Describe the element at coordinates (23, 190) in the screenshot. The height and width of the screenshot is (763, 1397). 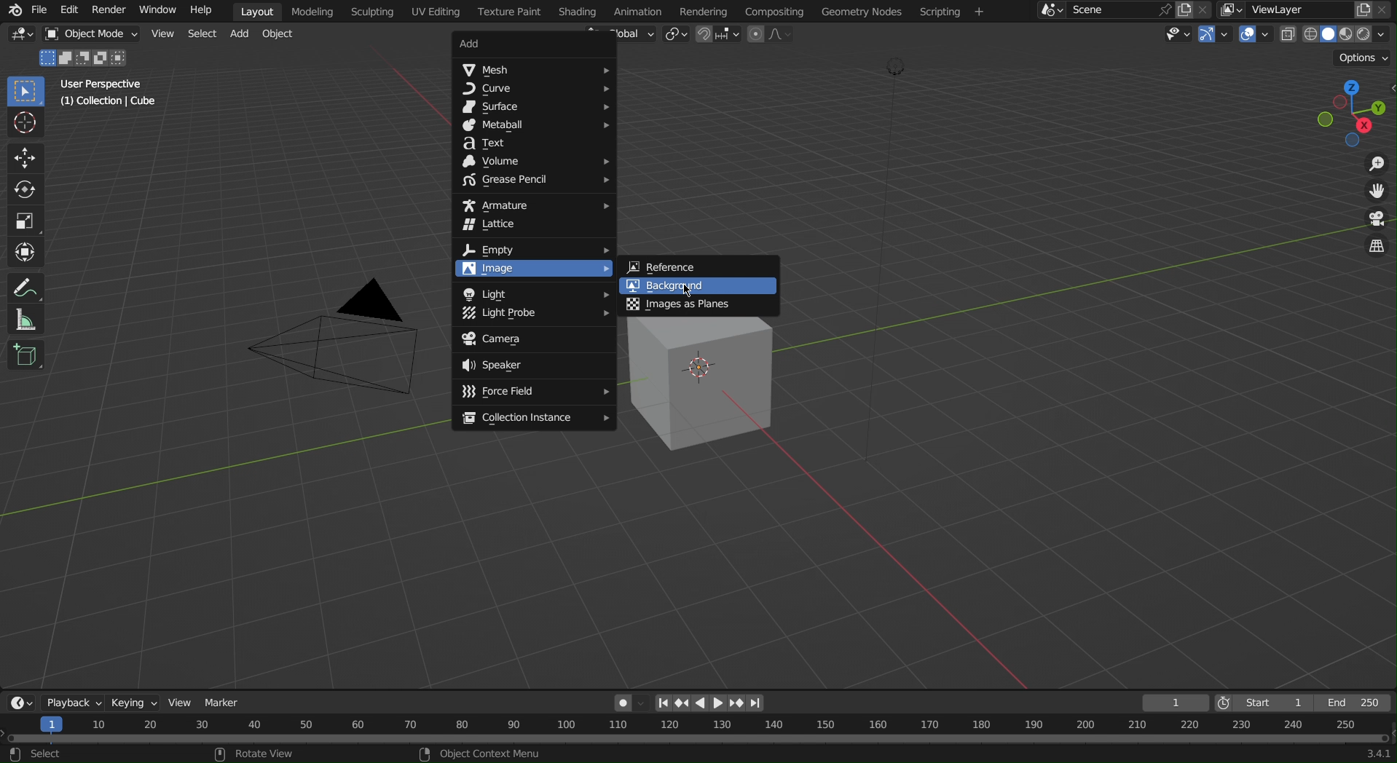
I see `Rotate` at that location.